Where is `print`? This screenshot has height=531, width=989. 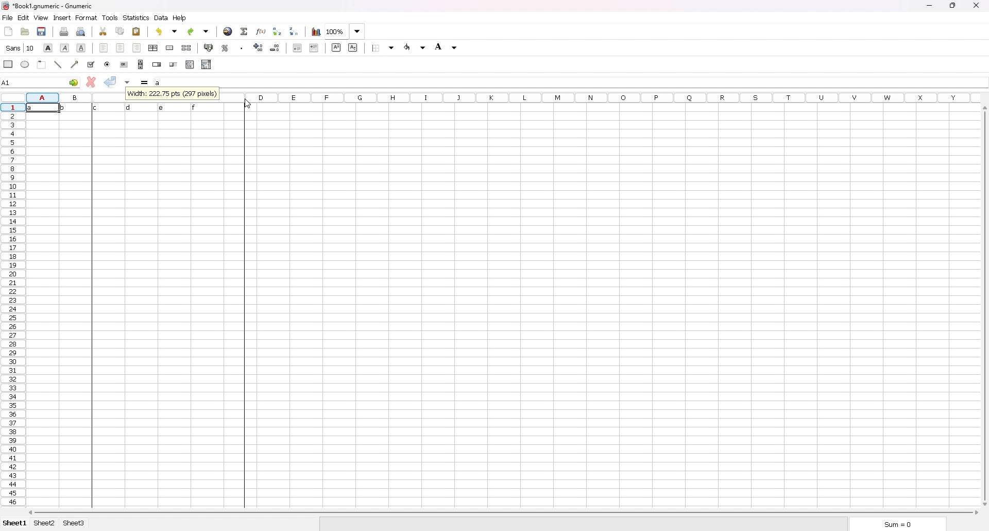 print is located at coordinates (64, 31).